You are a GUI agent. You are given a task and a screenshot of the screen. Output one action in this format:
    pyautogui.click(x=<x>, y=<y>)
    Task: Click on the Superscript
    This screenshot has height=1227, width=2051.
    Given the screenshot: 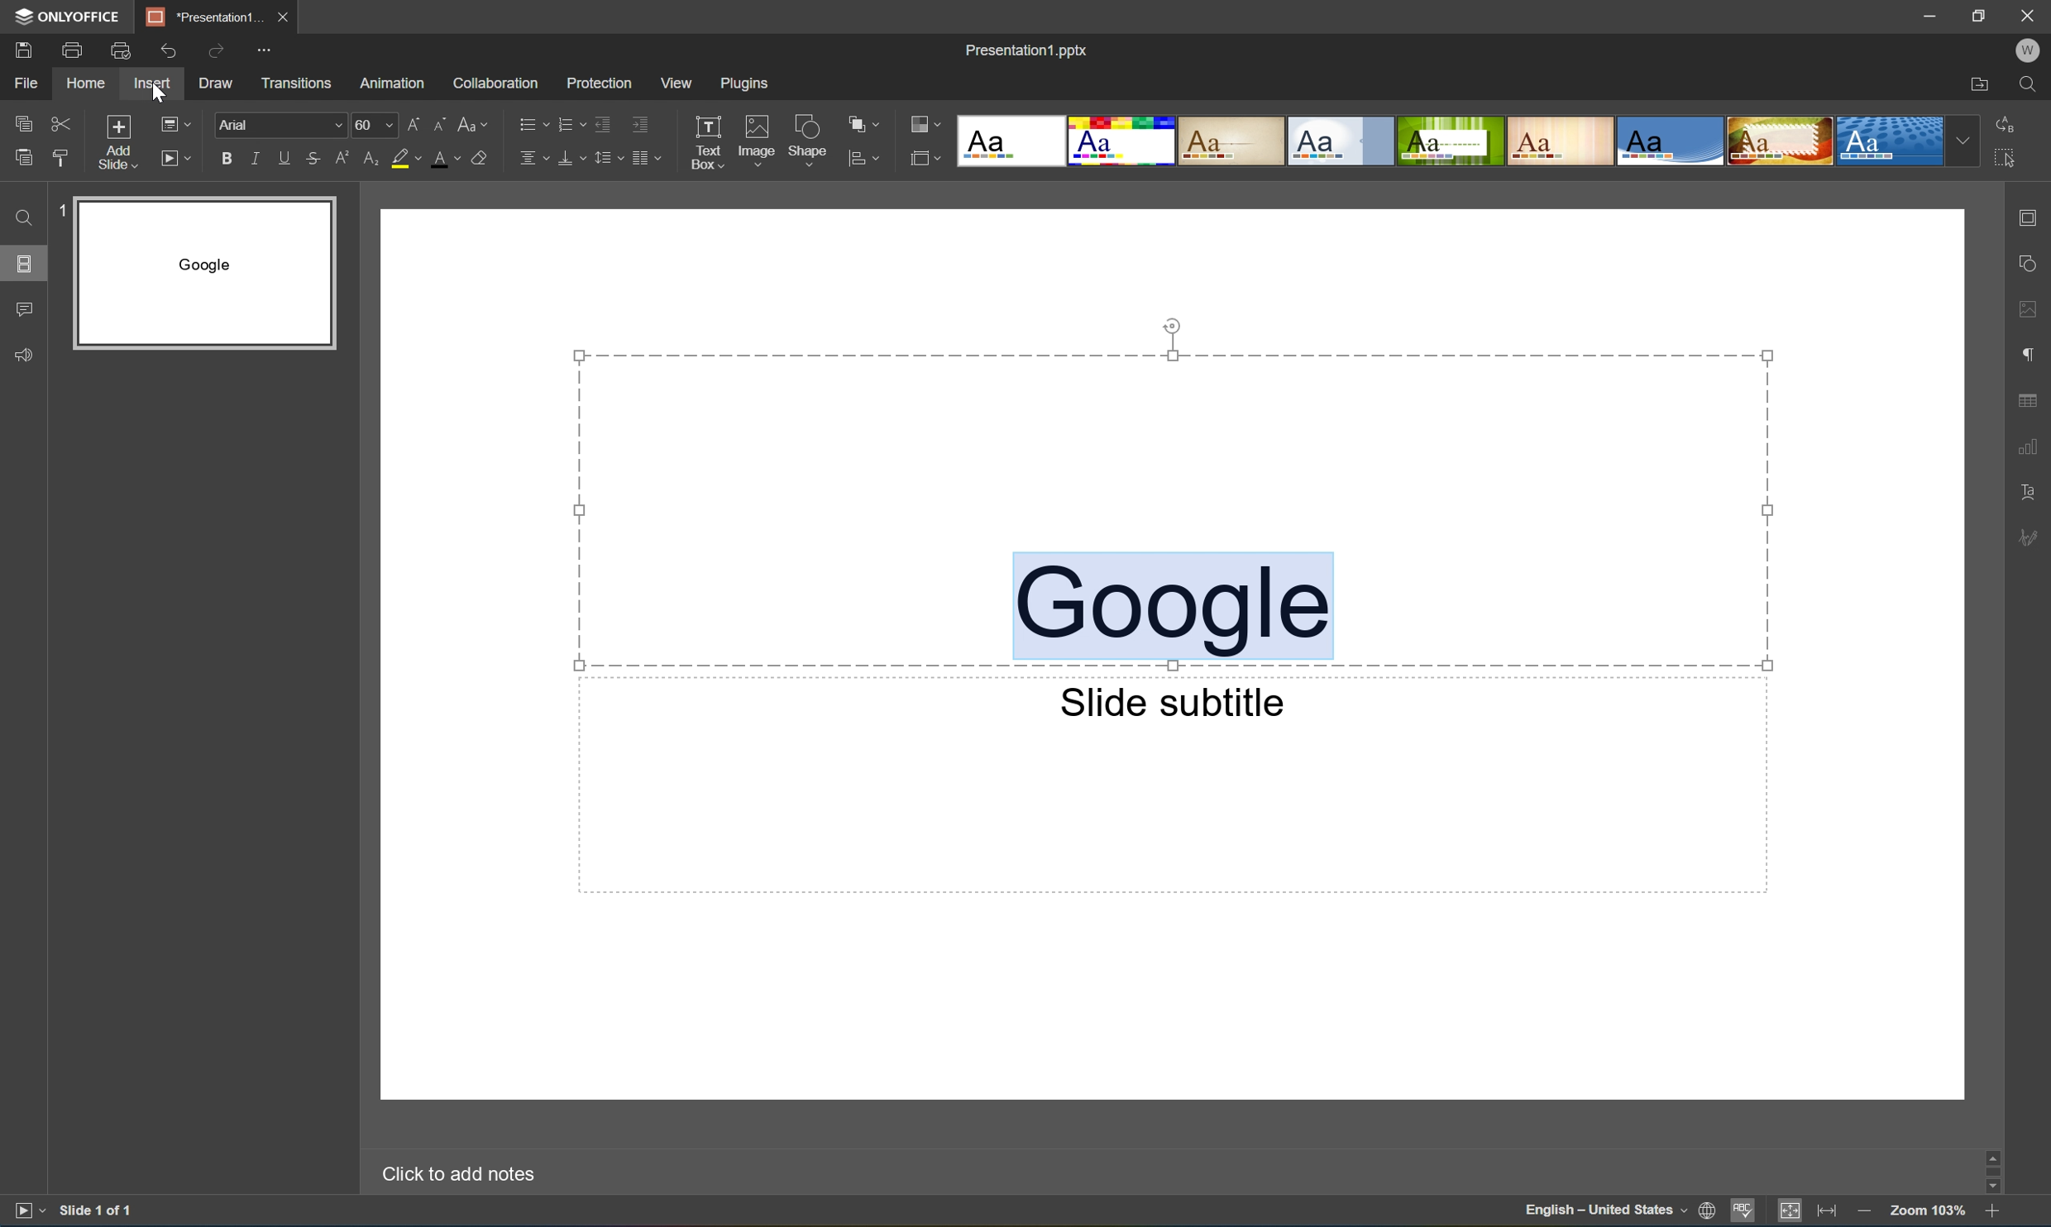 What is the action you would take?
    pyautogui.click(x=341, y=161)
    